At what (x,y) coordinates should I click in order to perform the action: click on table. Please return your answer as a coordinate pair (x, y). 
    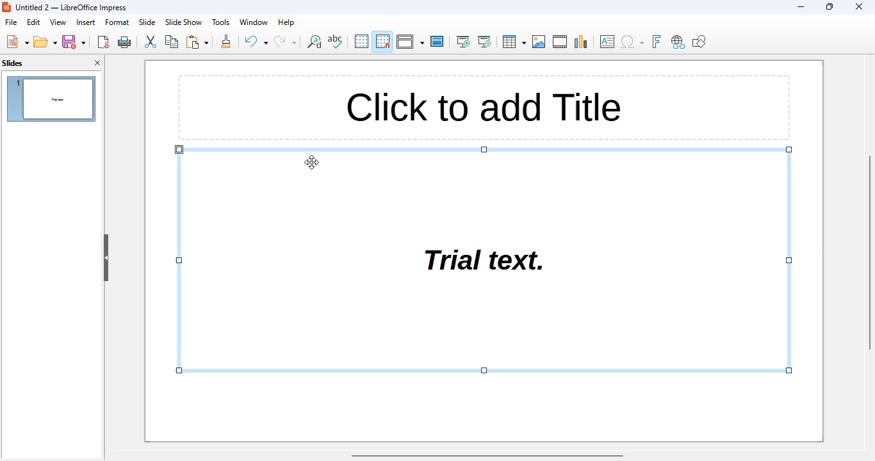
    Looking at the image, I should click on (514, 41).